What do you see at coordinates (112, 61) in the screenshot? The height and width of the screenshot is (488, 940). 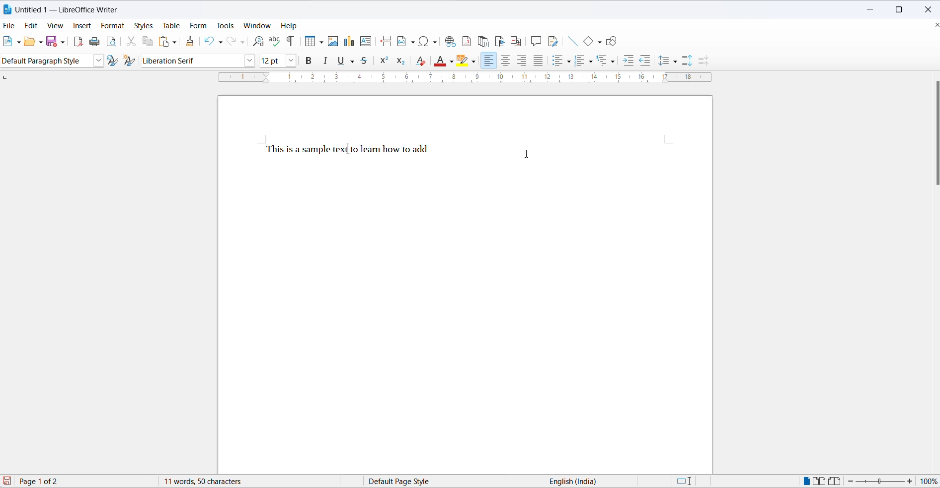 I see `update selected style` at bounding box center [112, 61].